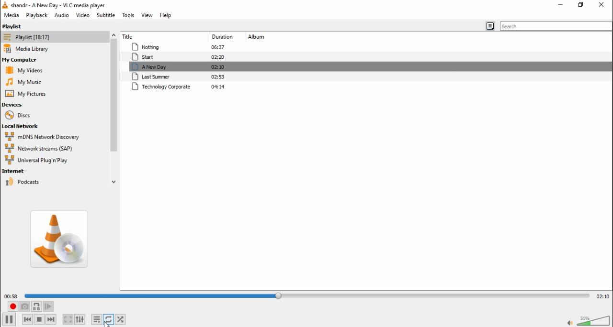  I want to click on search bar, so click(556, 26).